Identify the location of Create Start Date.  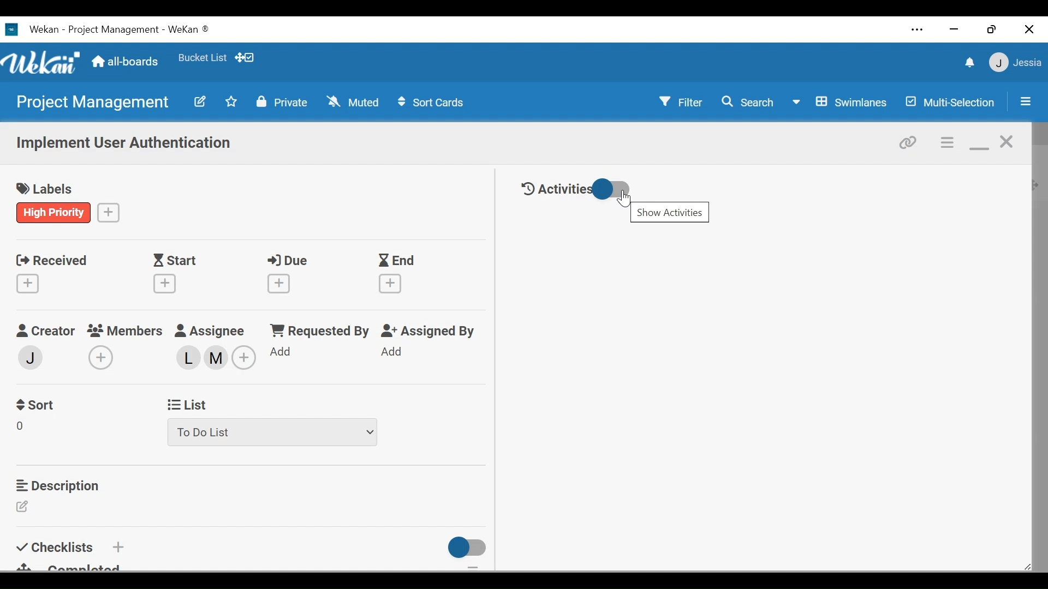
(165, 284).